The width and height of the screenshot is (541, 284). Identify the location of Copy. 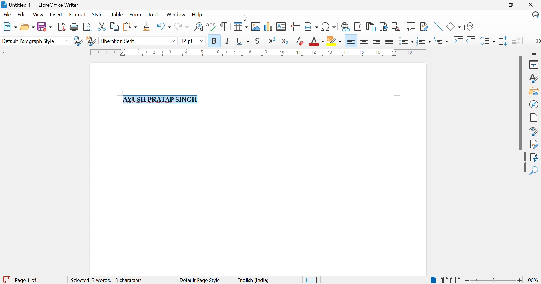
(115, 26).